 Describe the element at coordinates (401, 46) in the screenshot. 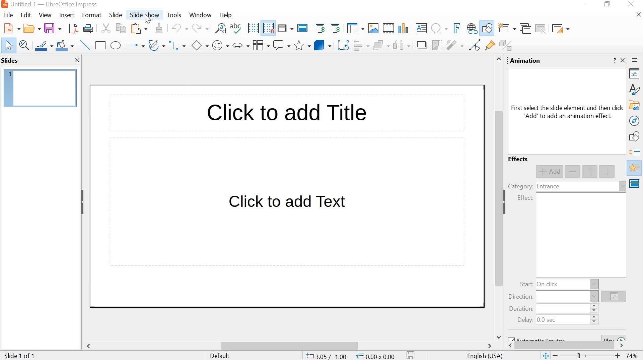

I see `select at least three objects to distribute` at that location.